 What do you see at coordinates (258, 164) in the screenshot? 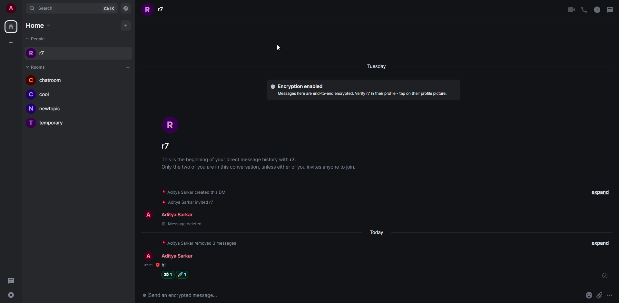
I see `info` at bounding box center [258, 164].